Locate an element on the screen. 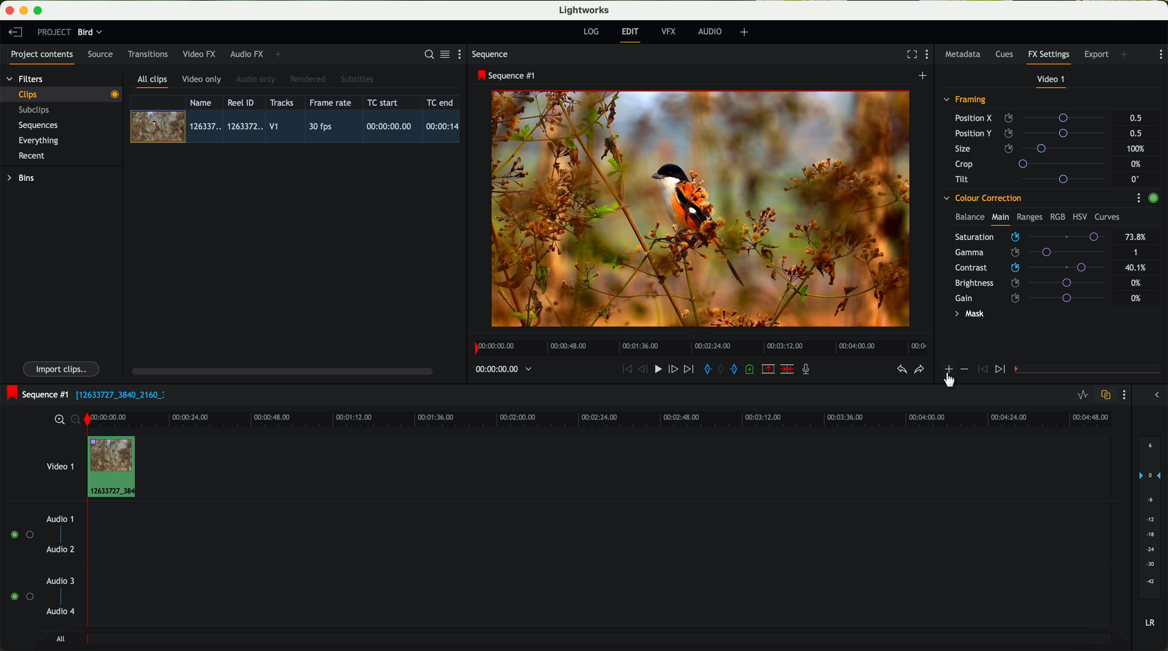  video 1 is located at coordinates (59, 465).